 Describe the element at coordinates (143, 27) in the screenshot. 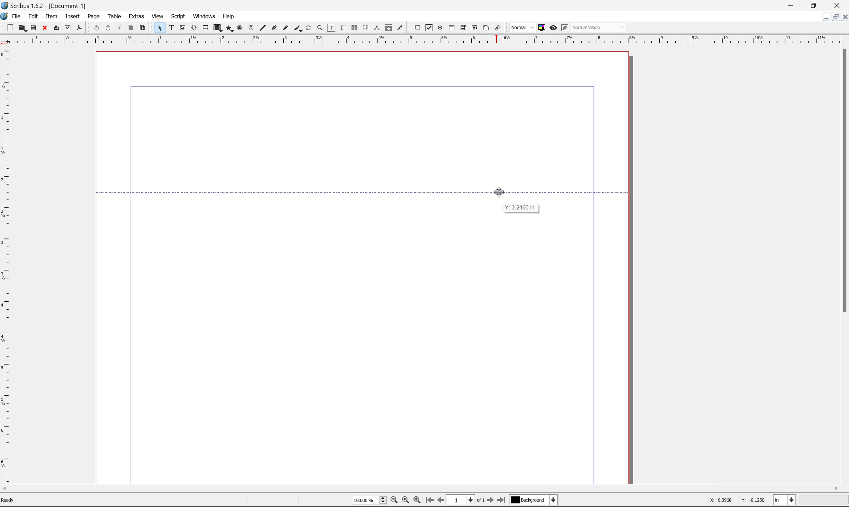

I see `paste` at that location.